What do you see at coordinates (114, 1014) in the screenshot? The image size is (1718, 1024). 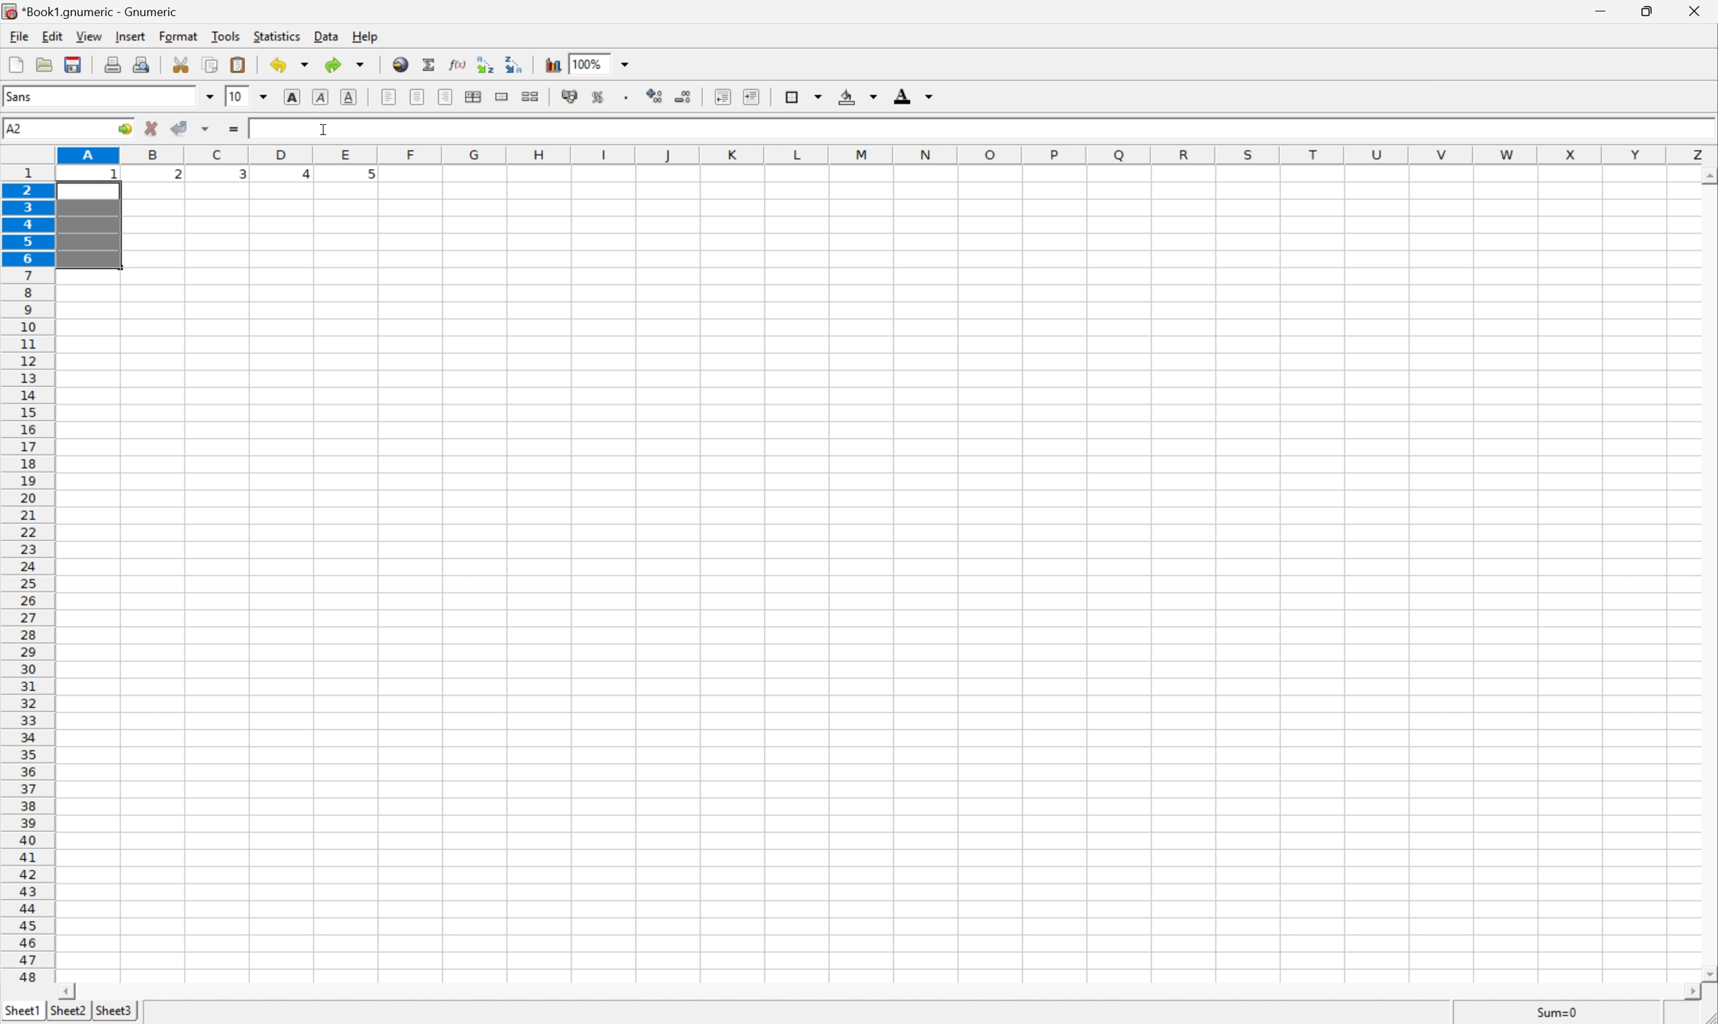 I see `sheet3` at bounding box center [114, 1014].